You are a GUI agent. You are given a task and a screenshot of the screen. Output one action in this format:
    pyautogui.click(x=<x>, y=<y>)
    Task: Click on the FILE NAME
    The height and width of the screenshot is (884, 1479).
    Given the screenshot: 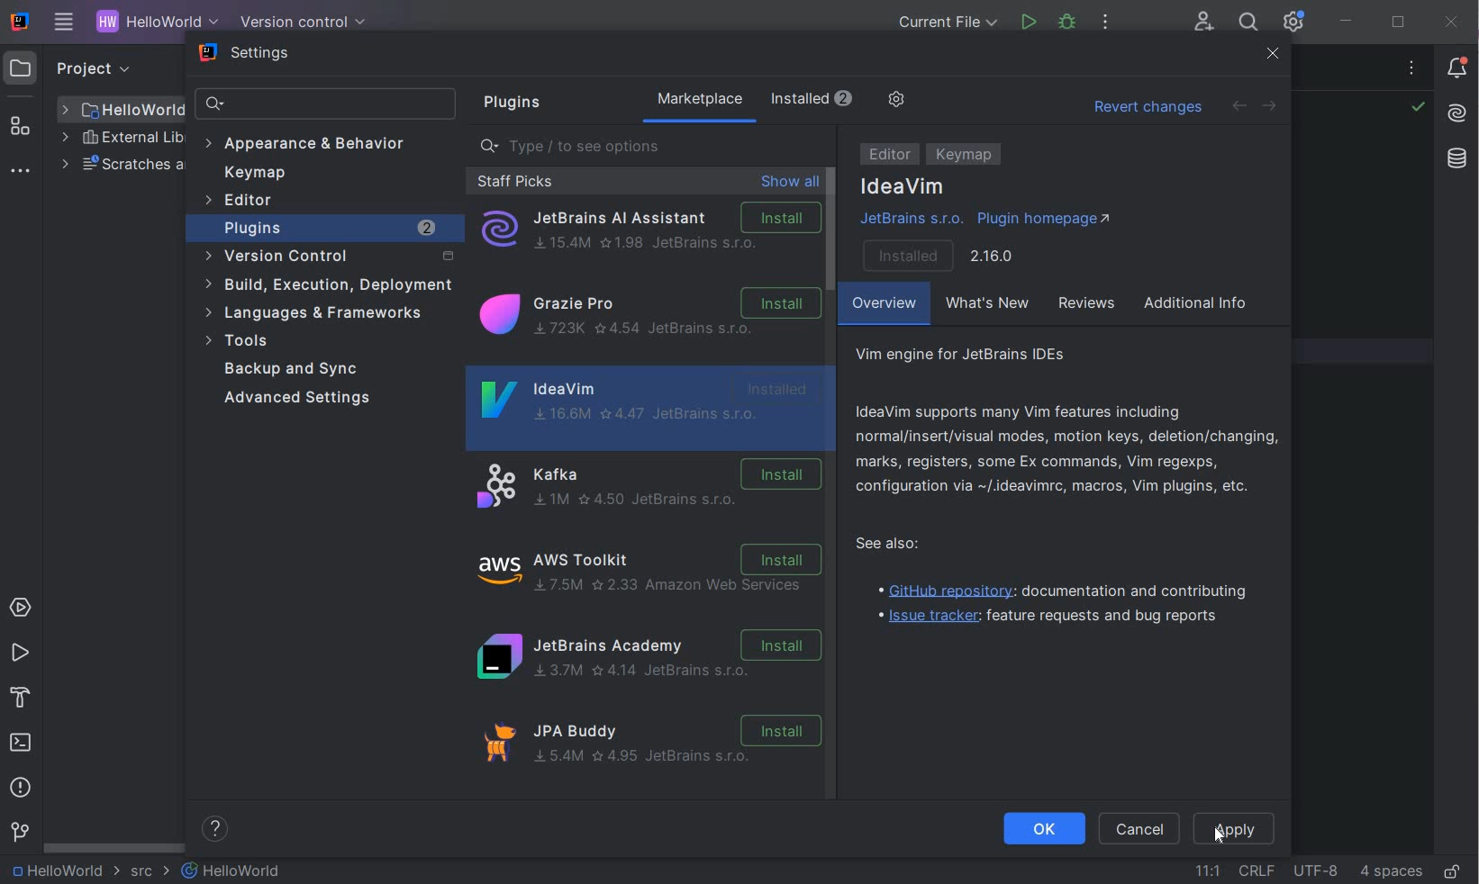 What is the action you would take?
    pyautogui.click(x=232, y=870)
    